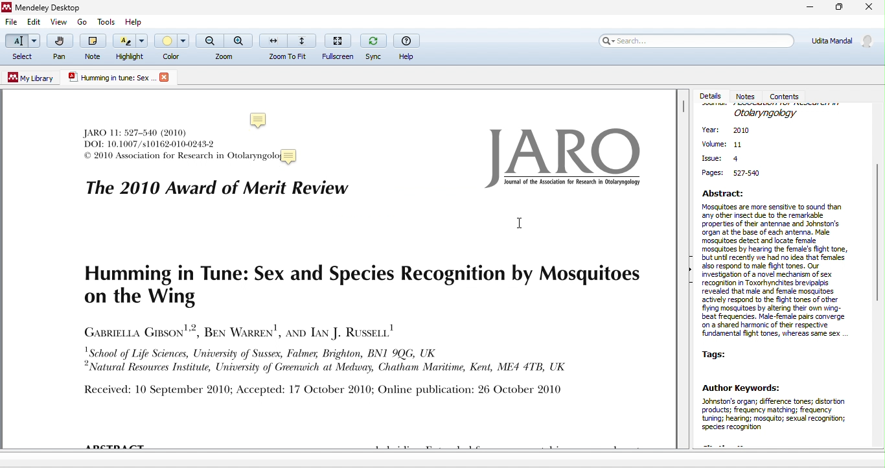  Describe the element at coordinates (32, 78) in the screenshot. I see `my library` at that location.